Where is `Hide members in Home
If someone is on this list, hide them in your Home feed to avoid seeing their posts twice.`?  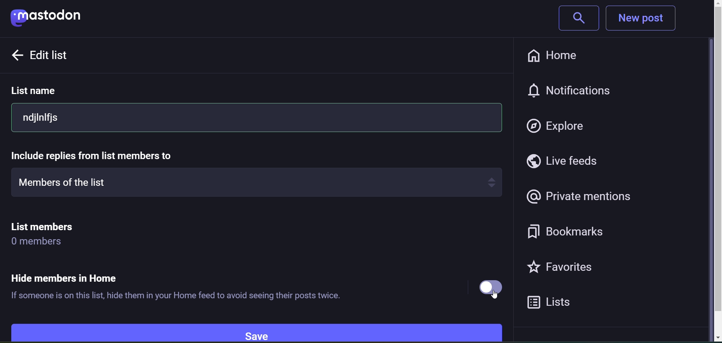
Hide members in Home
If someone is on this list, hide them in your Home feed to avoid seeing their posts twice. is located at coordinates (186, 289).